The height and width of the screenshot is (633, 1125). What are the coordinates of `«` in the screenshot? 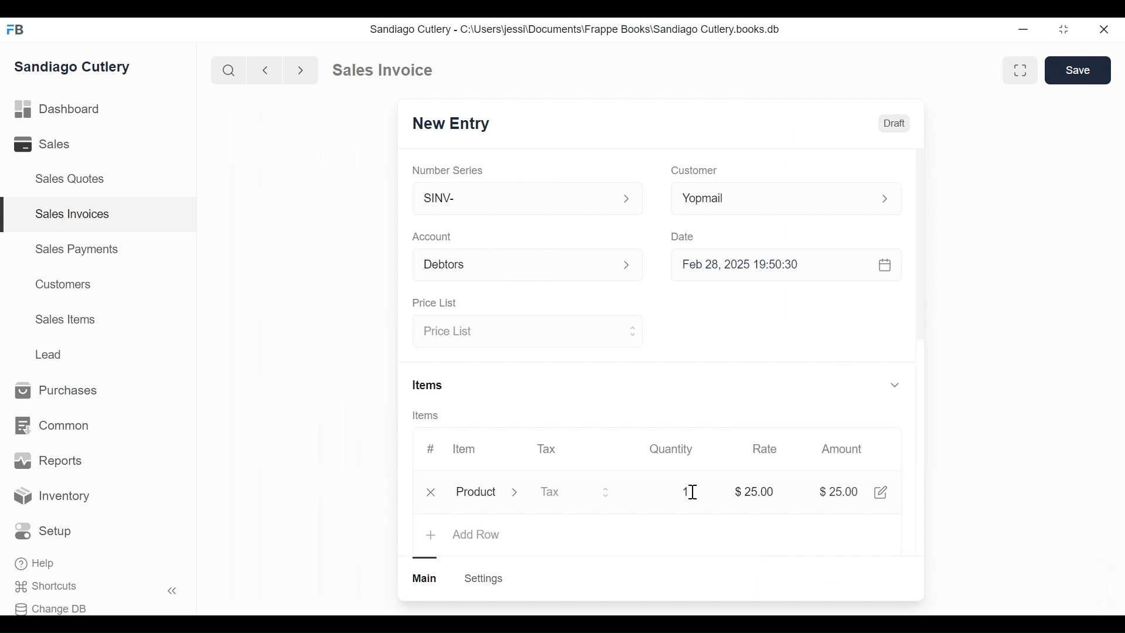 It's located at (172, 593).